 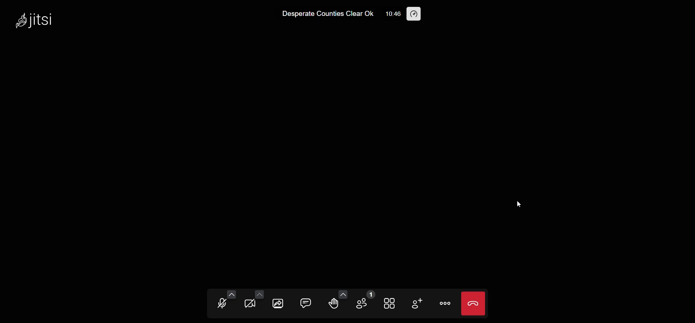 I want to click on raise hand, so click(x=332, y=304).